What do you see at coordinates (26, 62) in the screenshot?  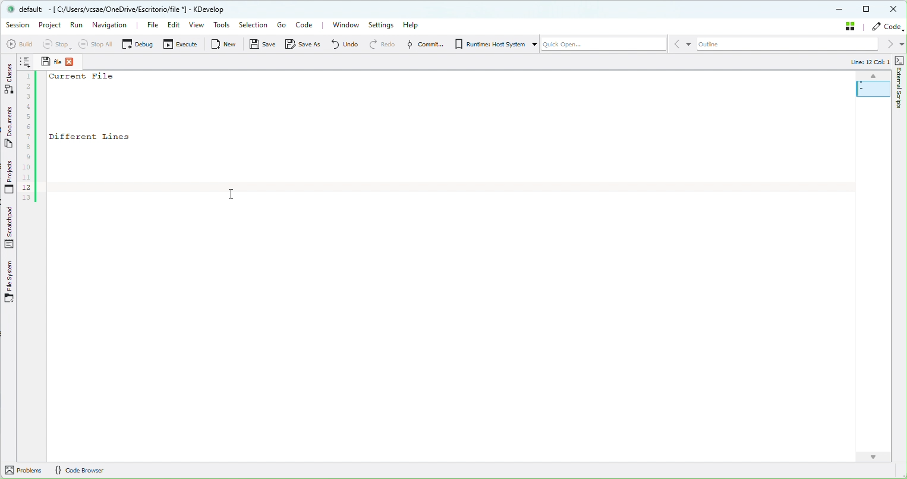 I see `Notes` at bounding box center [26, 62].